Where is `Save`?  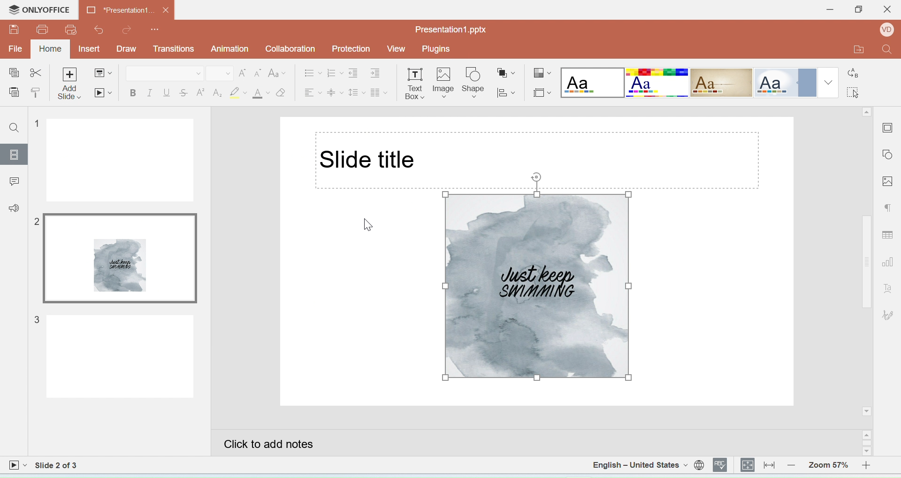 Save is located at coordinates (14, 29).